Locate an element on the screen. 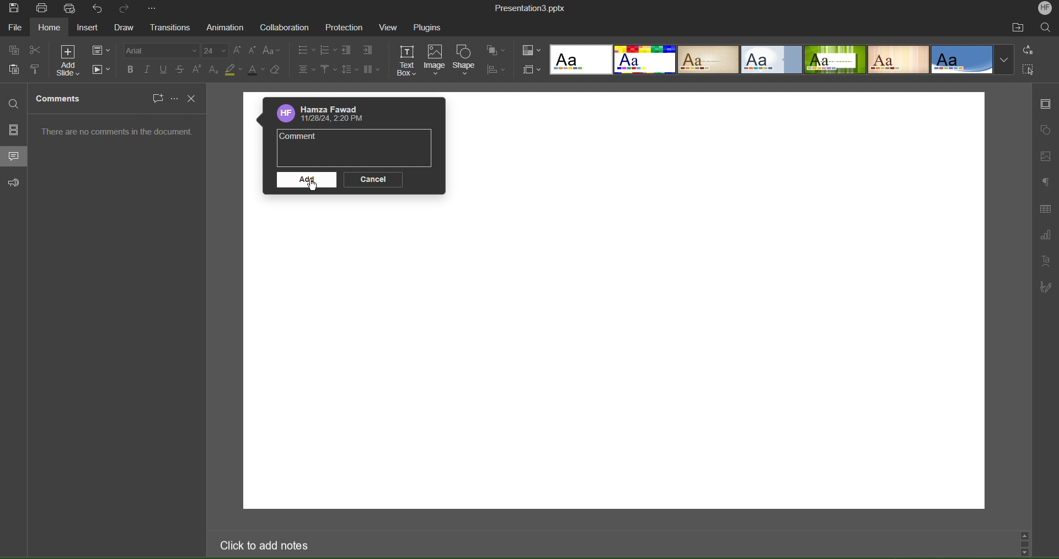 This screenshot has width=1059, height=559. Plugins is located at coordinates (432, 27).